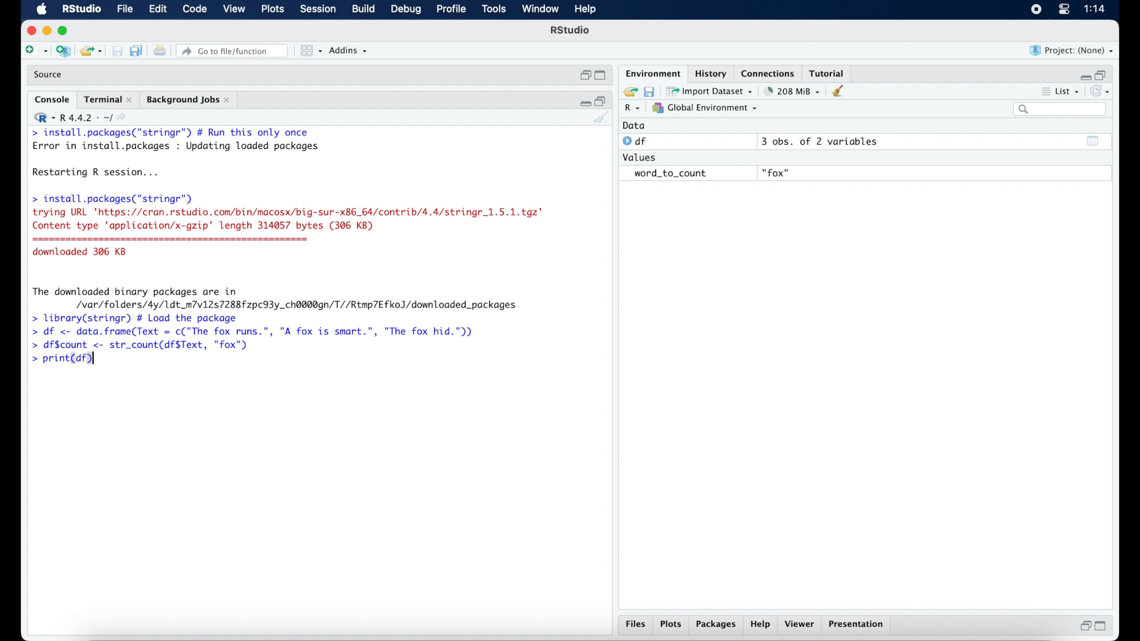 This screenshot has height=641, width=1140. Describe the element at coordinates (716, 625) in the screenshot. I see `packages` at that location.